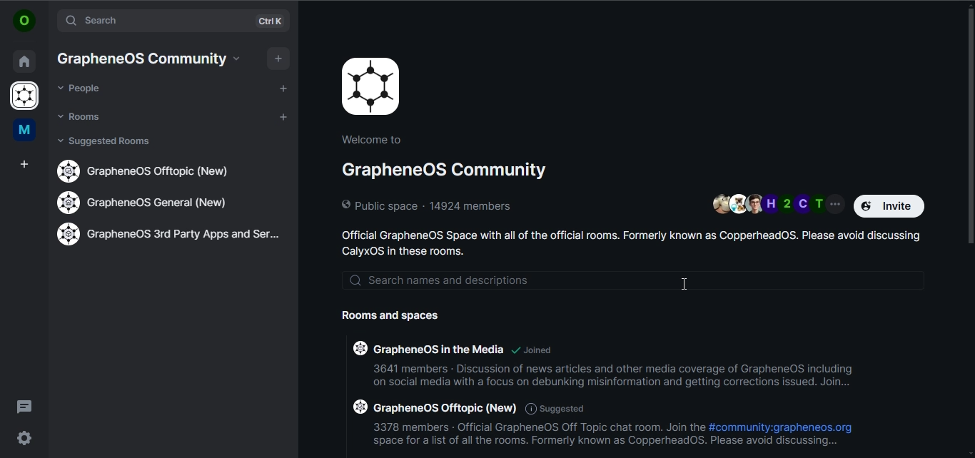 This screenshot has height=458, width=975. I want to click on add , so click(283, 88).